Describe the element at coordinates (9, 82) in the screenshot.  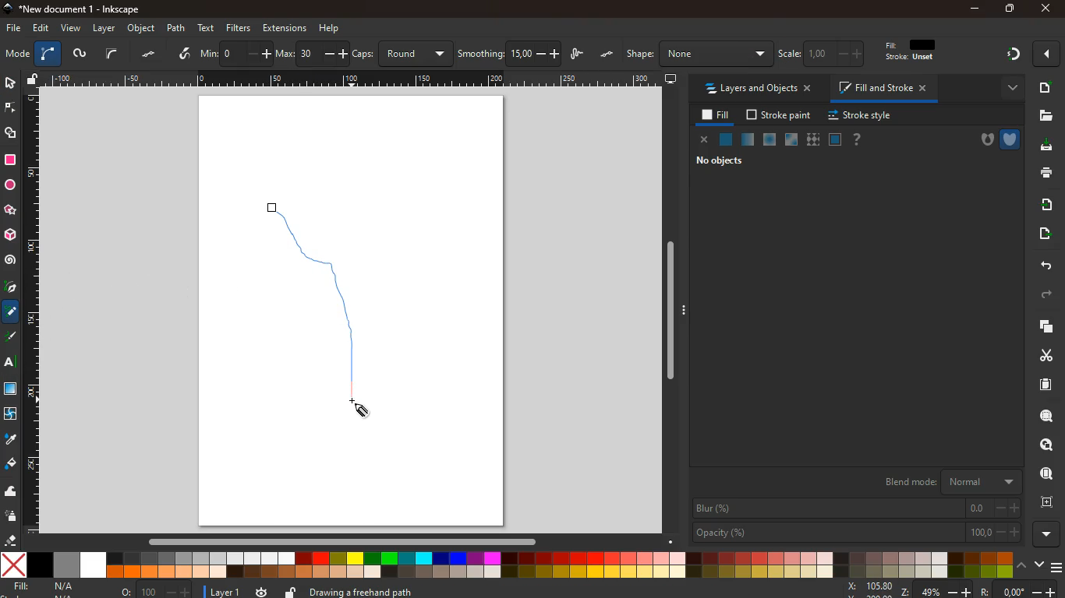
I see `select` at that location.